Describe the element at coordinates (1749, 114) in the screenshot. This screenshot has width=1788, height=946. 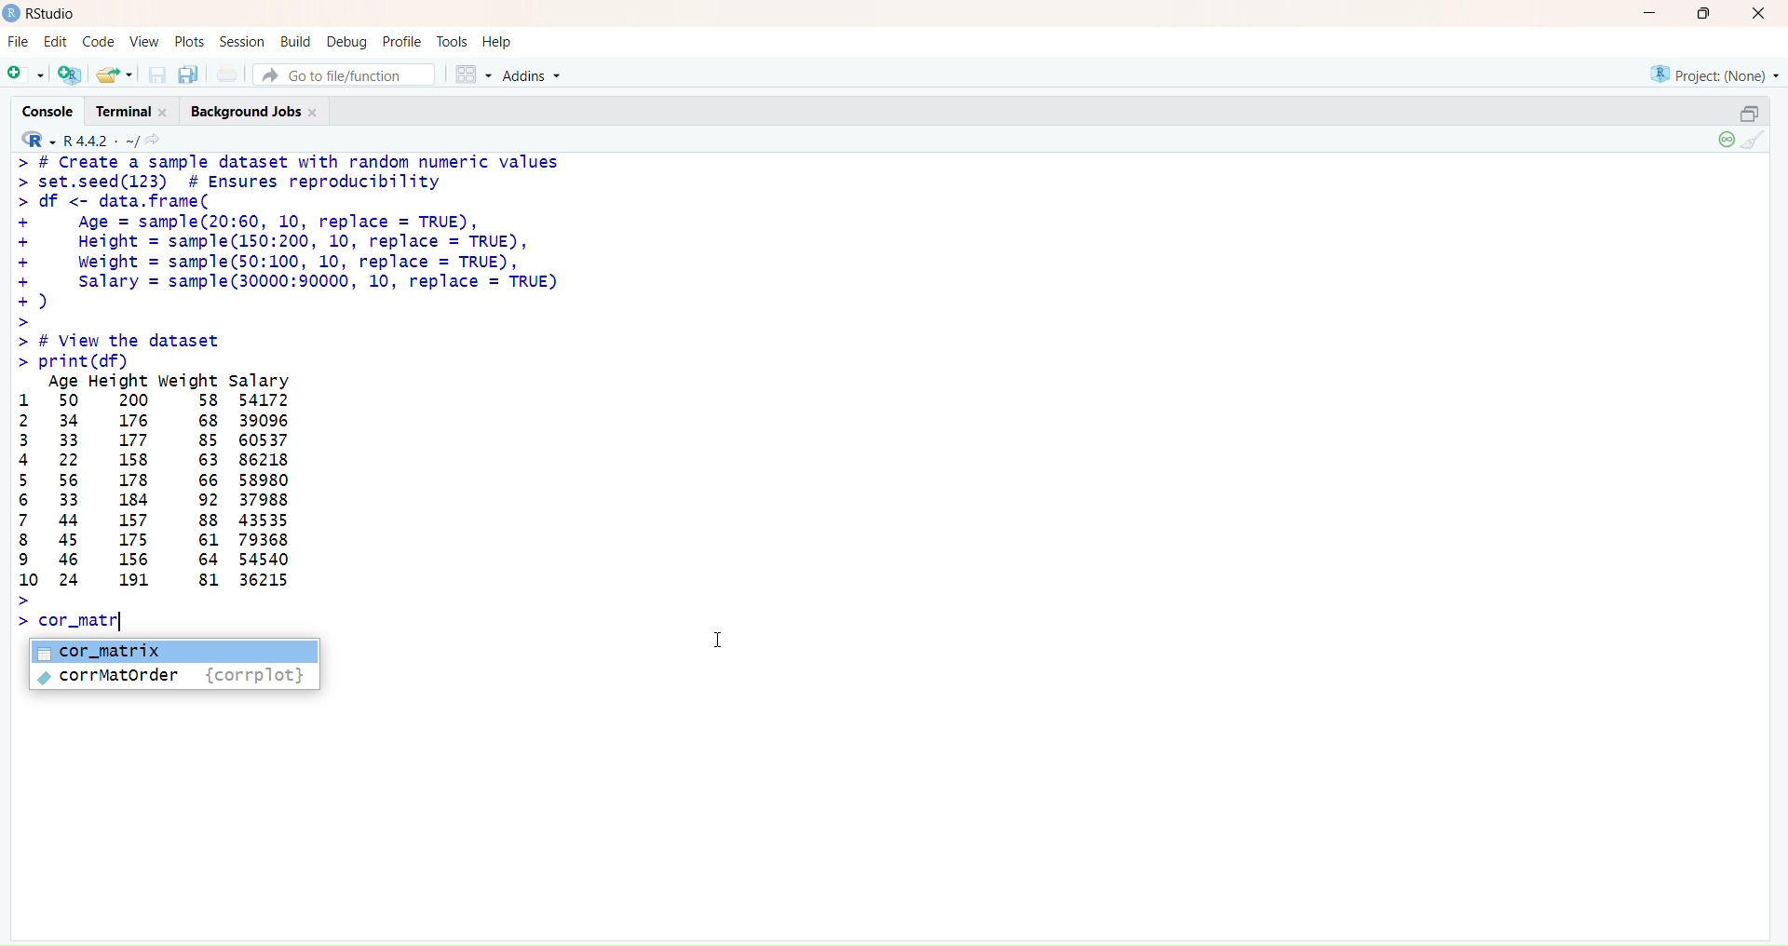
I see `Restore` at that location.